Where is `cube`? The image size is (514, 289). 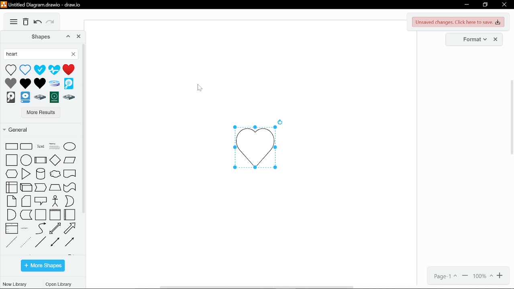 cube is located at coordinates (26, 187).